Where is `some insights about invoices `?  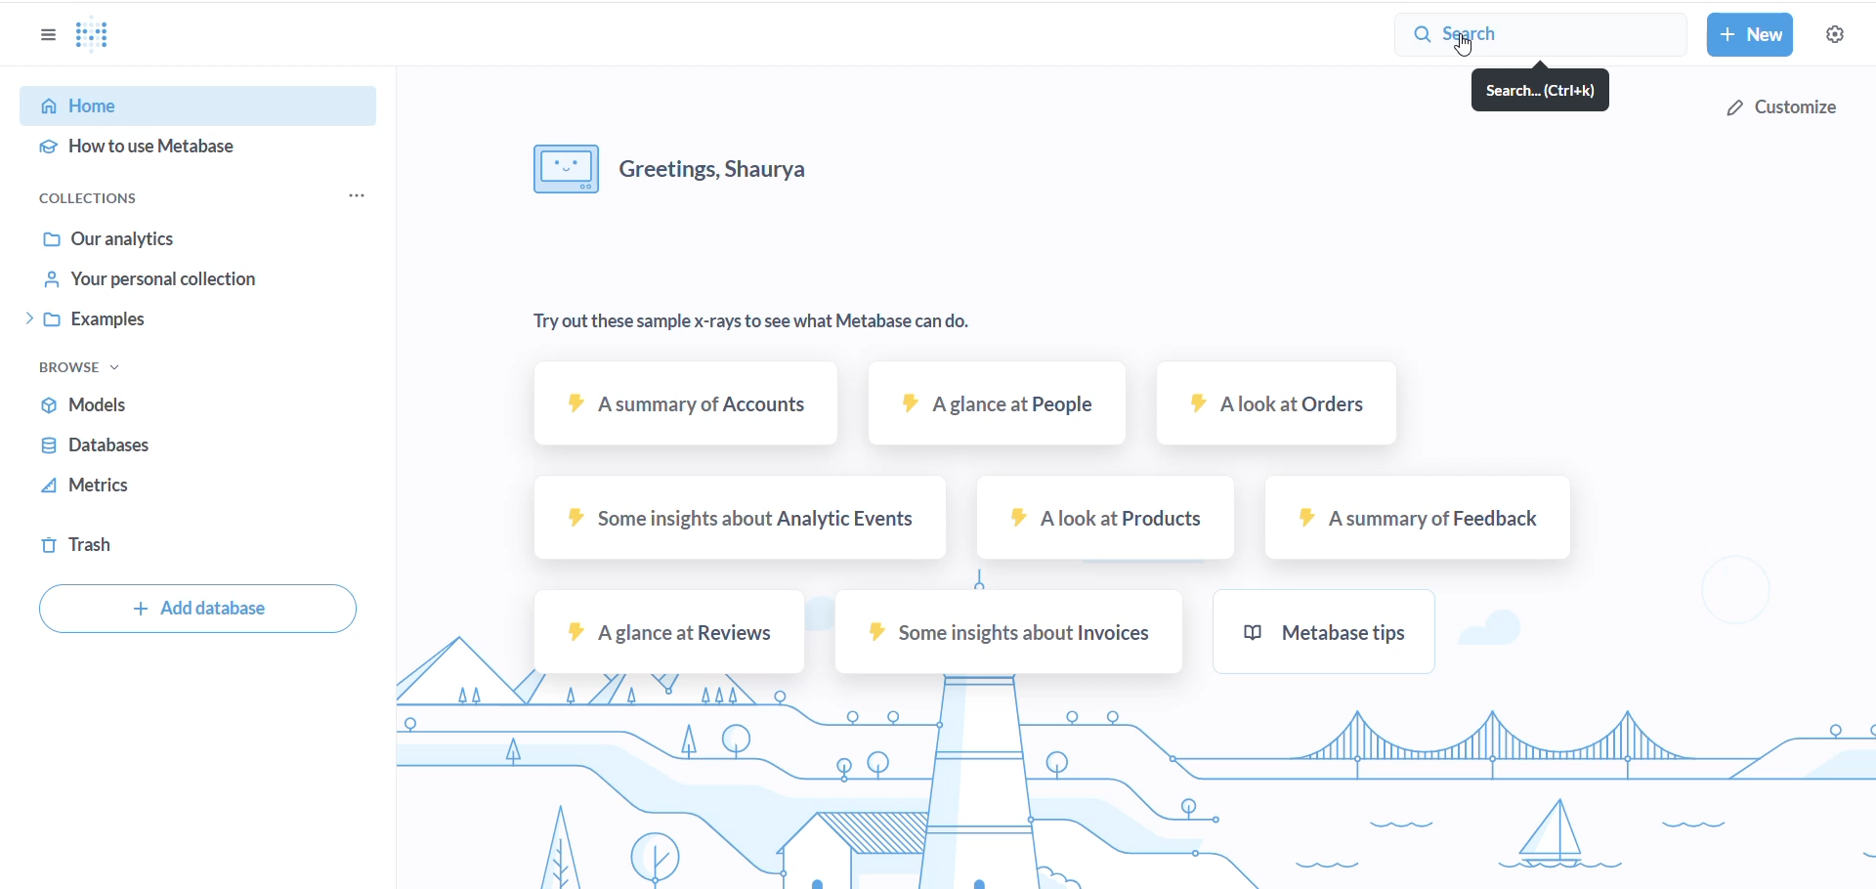
some insights about invoices  is located at coordinates (1005, 637).